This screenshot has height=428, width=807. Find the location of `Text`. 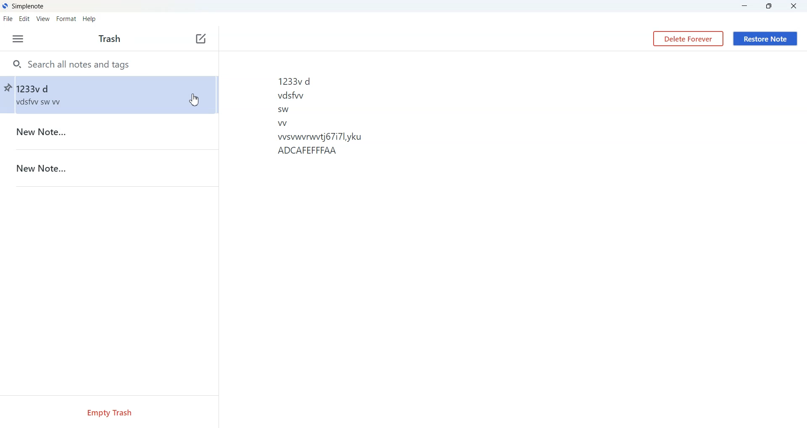

Text is located at coordinates (110, 39).